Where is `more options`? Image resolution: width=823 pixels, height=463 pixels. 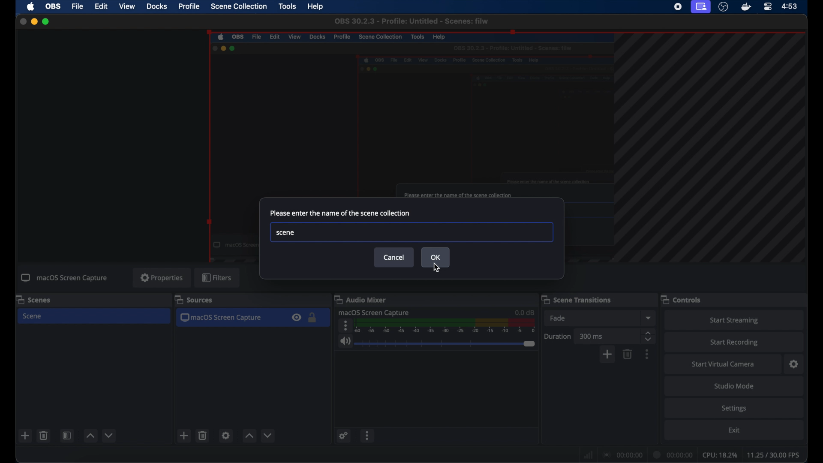
more options is located at coordinates (367, 437).